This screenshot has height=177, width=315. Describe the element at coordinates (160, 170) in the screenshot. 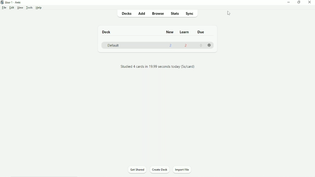

I see `Create Deck` at that location.